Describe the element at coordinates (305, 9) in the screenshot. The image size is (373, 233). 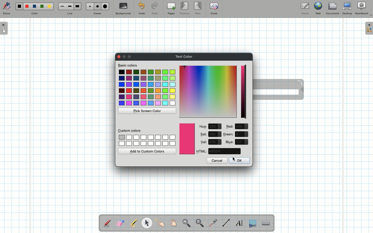
I see `Board` at that location.